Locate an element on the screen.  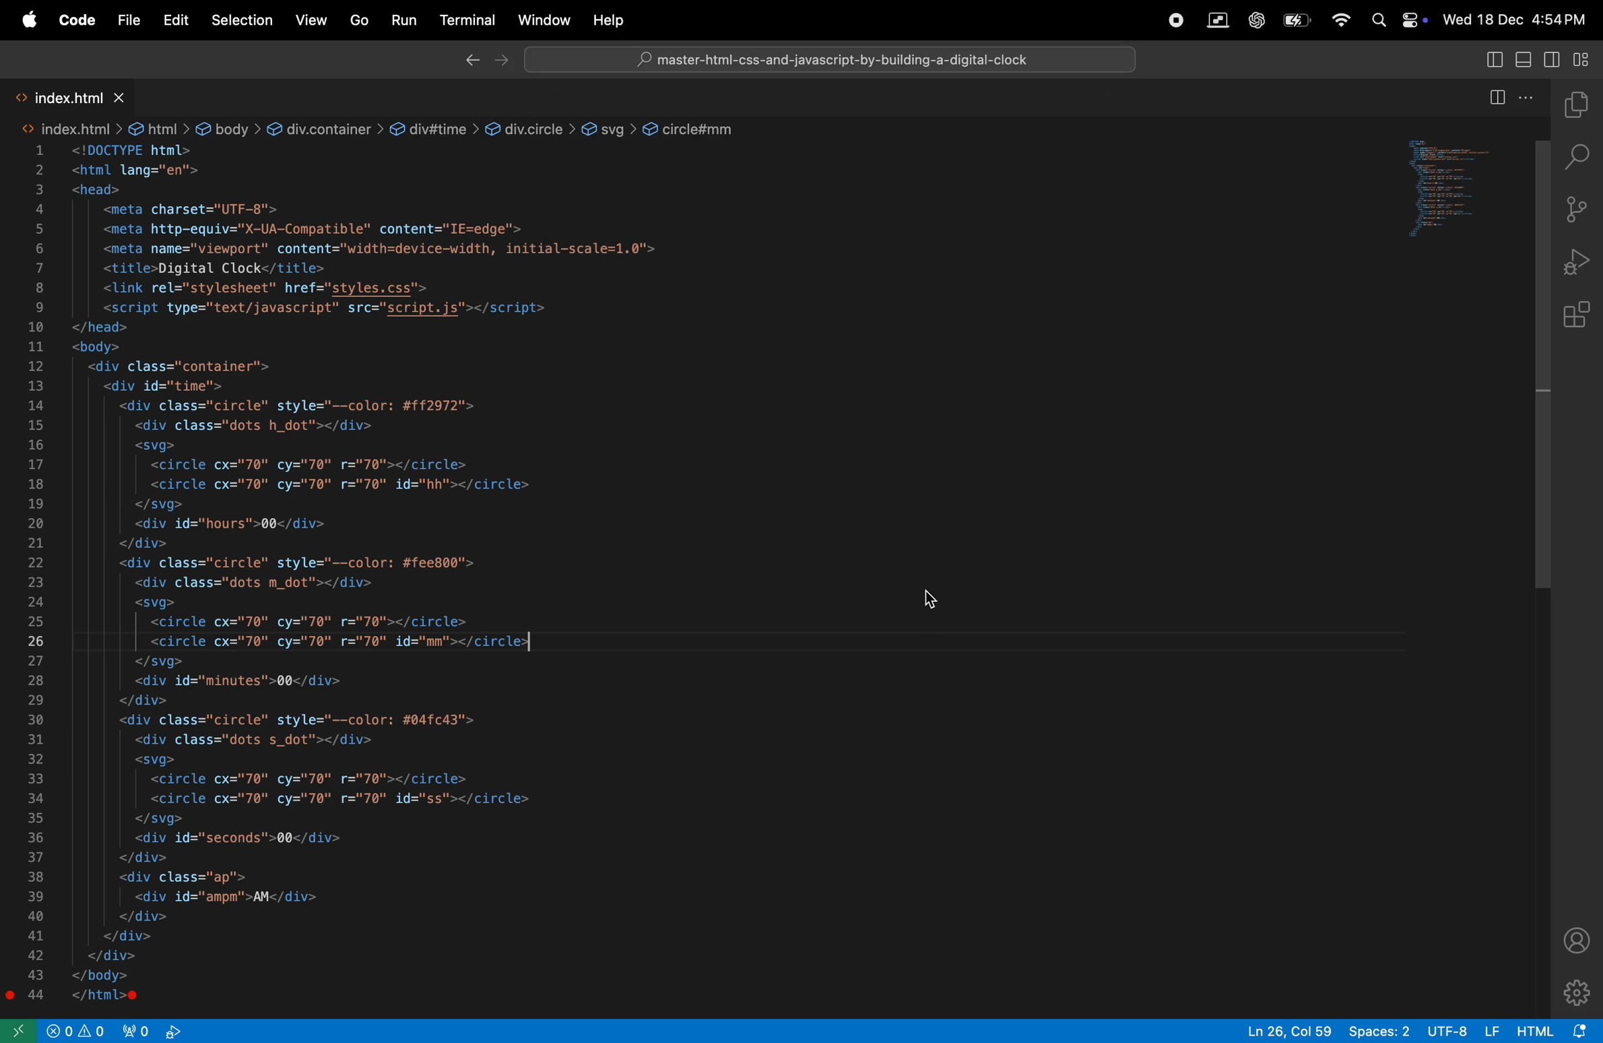
Go is located at coordinates (357, 21).